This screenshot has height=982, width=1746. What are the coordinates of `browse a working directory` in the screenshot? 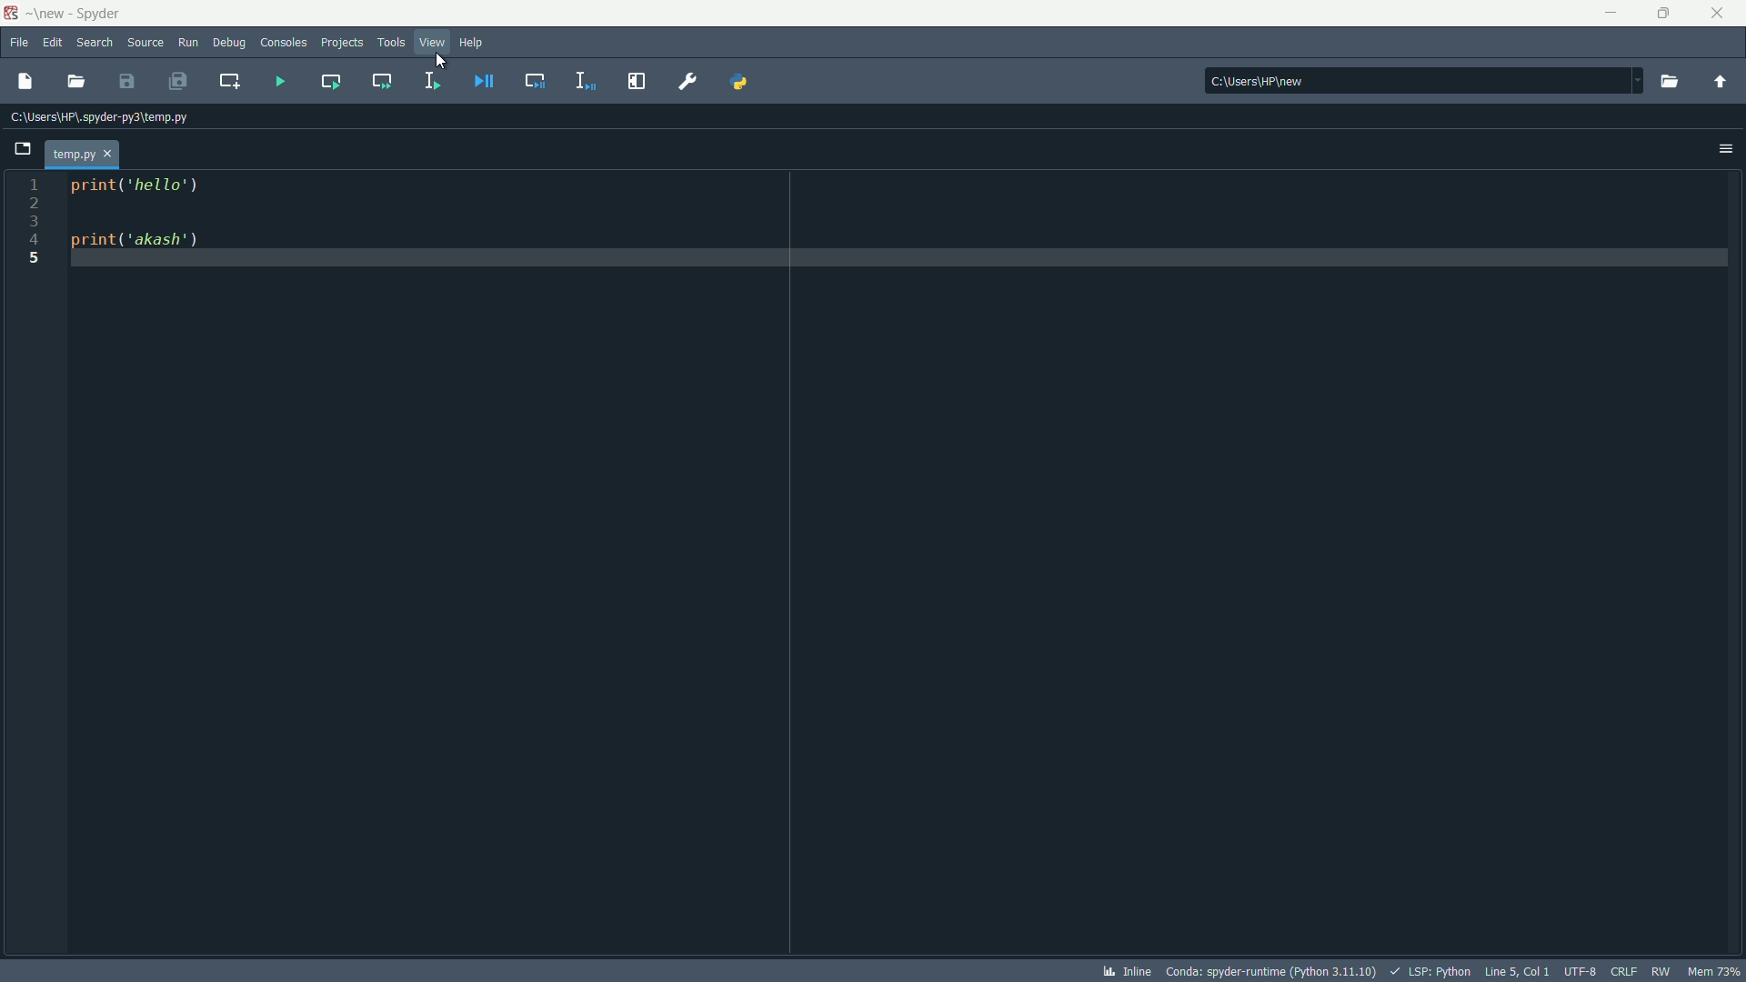 It's located at (1673, 81).